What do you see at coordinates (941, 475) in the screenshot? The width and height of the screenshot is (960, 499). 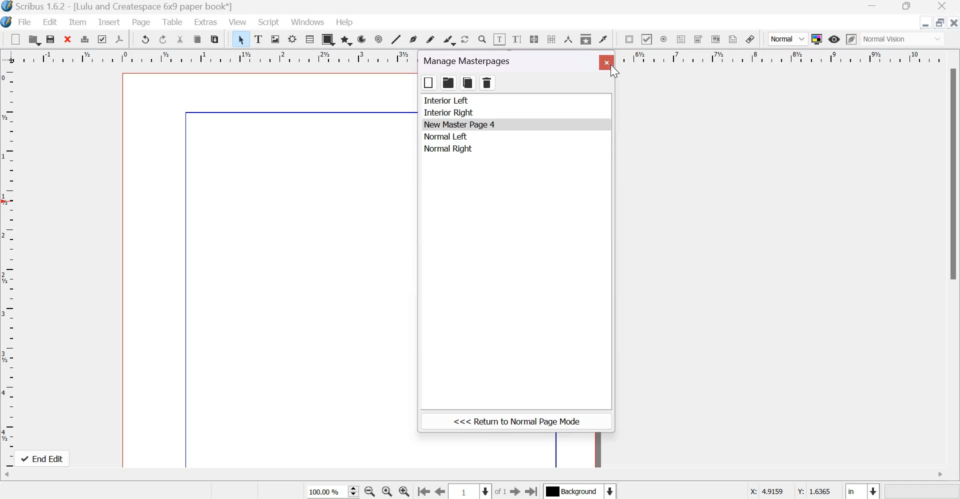 I see `scroll right` at bounding box center [941, 475].